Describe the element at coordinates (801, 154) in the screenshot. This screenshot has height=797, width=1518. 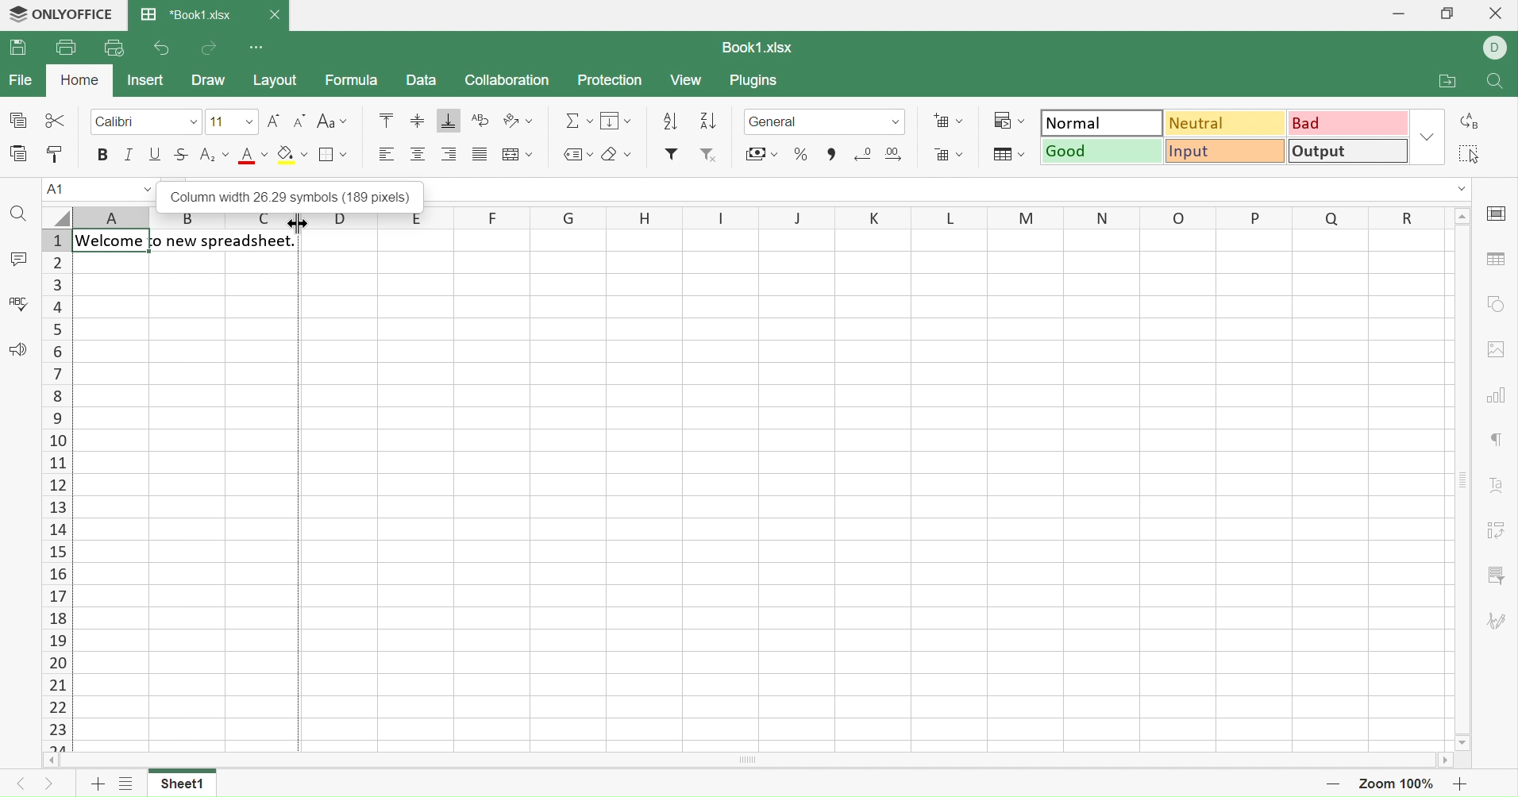
I see `Percentage style` at that location.